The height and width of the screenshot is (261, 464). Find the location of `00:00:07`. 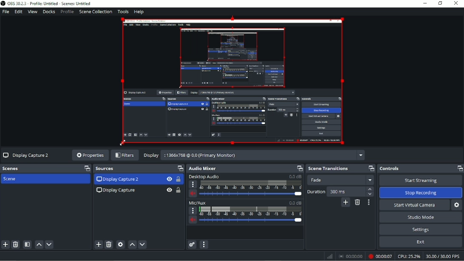

00:00:07 is located at coordinates (379, 255).